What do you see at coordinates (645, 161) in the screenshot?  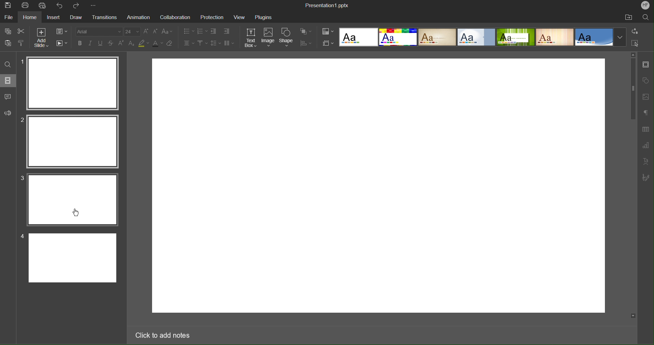 I see `Text Art` at bounding box center [645, 161].